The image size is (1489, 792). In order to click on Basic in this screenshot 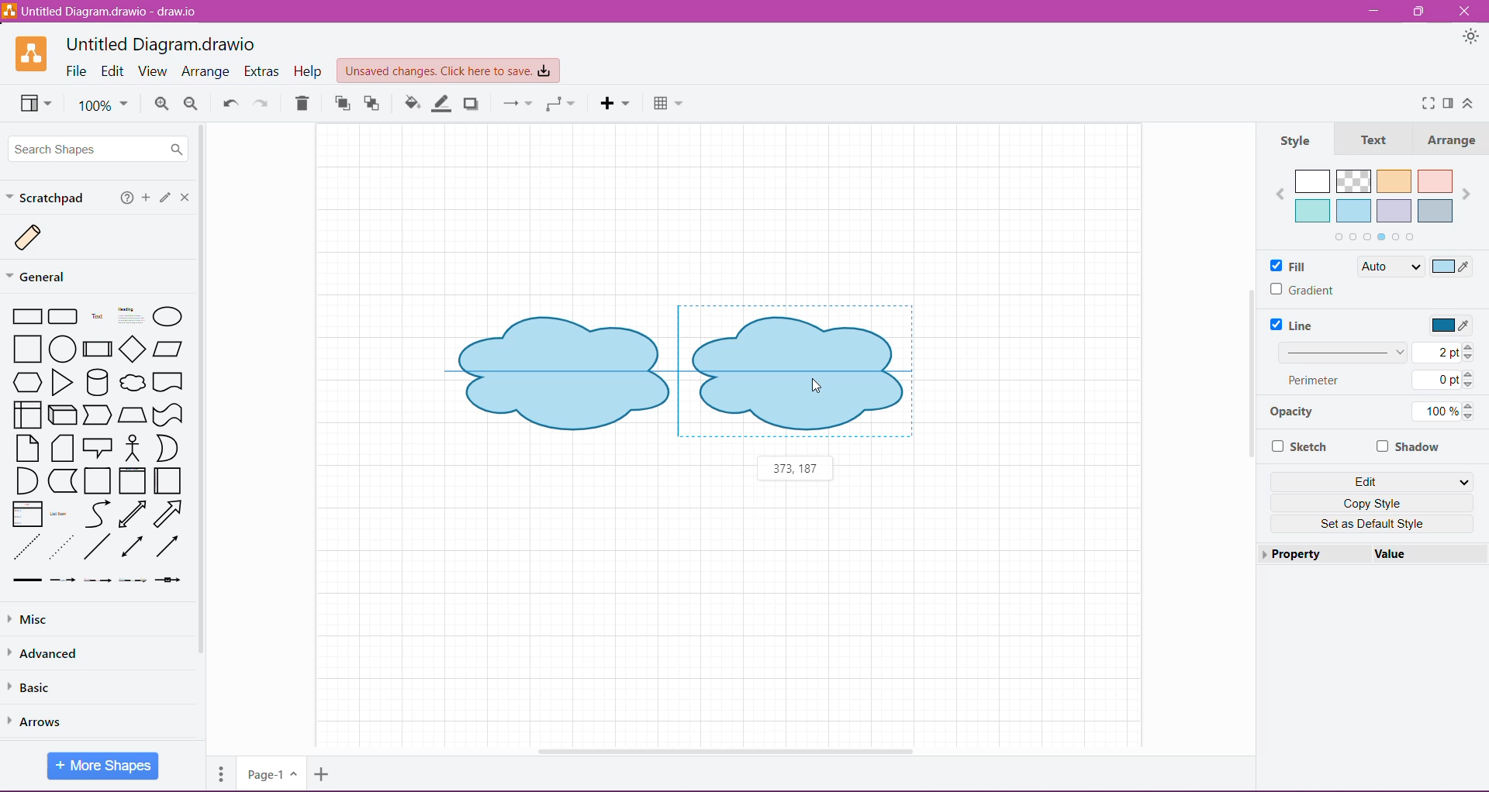, I will do `click(37, 688)`.